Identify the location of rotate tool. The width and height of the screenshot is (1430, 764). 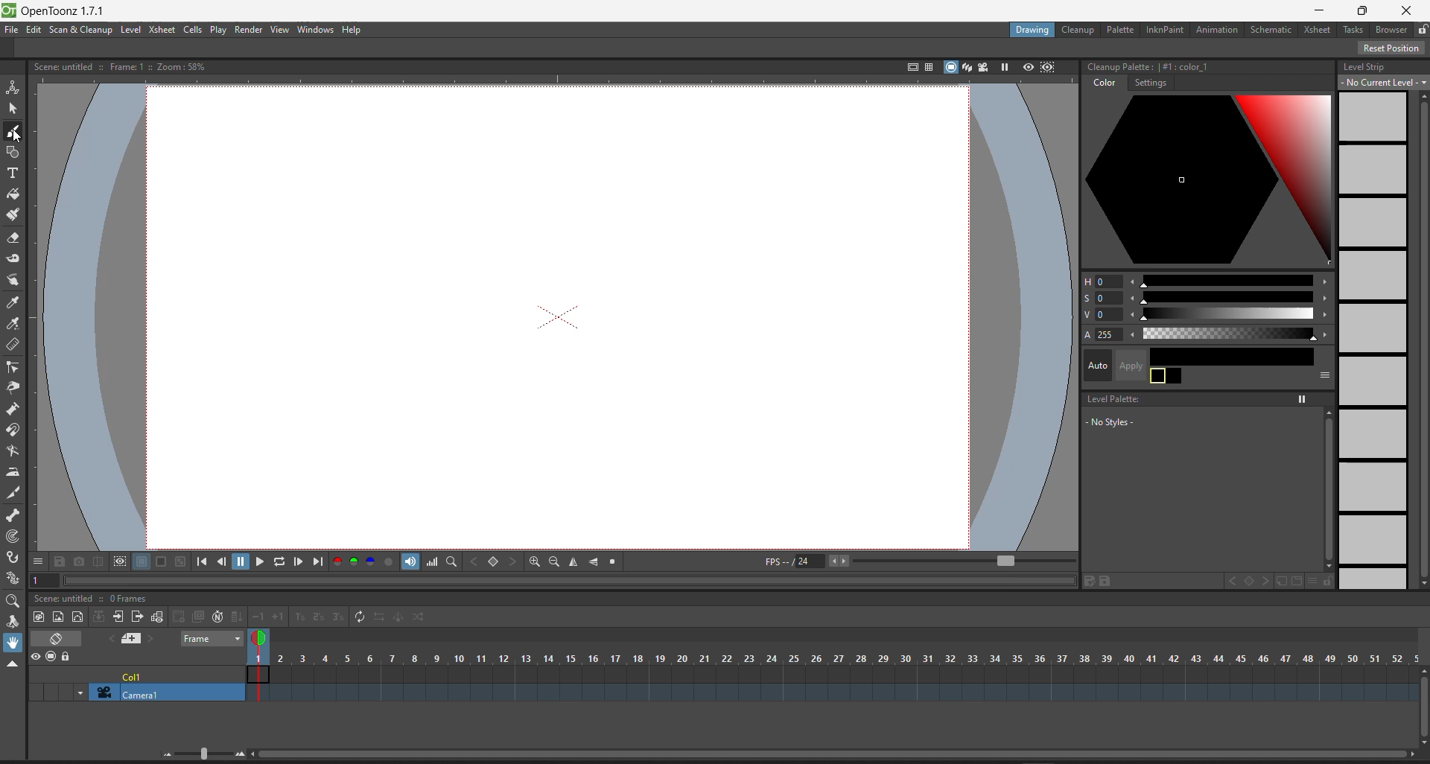
(15, 620).